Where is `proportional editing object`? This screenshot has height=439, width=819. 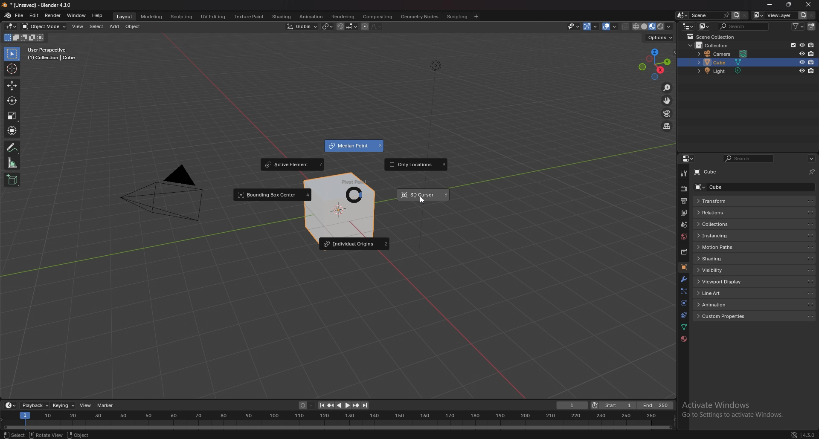 proportional editing object is located at coordinates (365, 27).